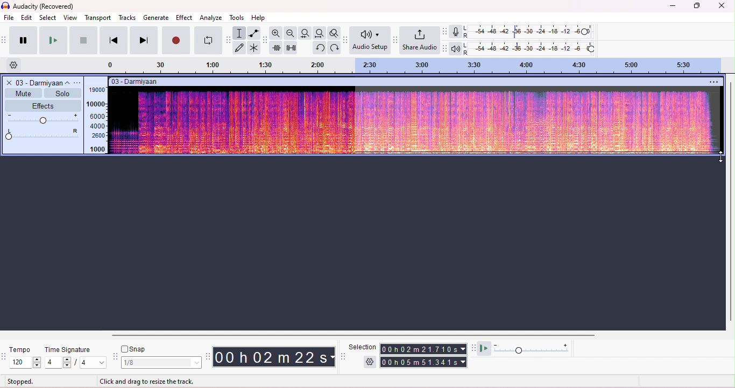  I want to click on mute, so click(23, 93).